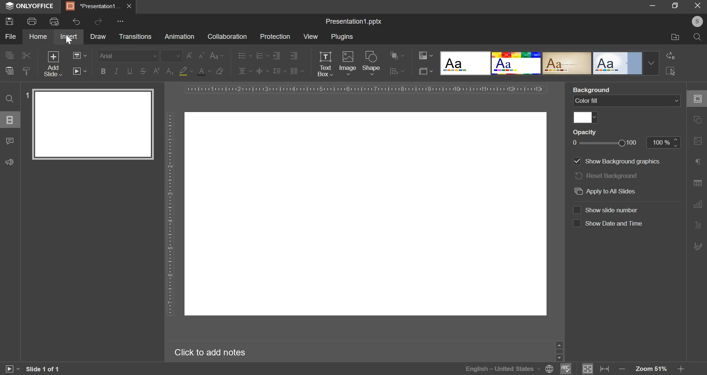 This screenshot has width=707, height=375. I want to click on find, so click(10, 99).